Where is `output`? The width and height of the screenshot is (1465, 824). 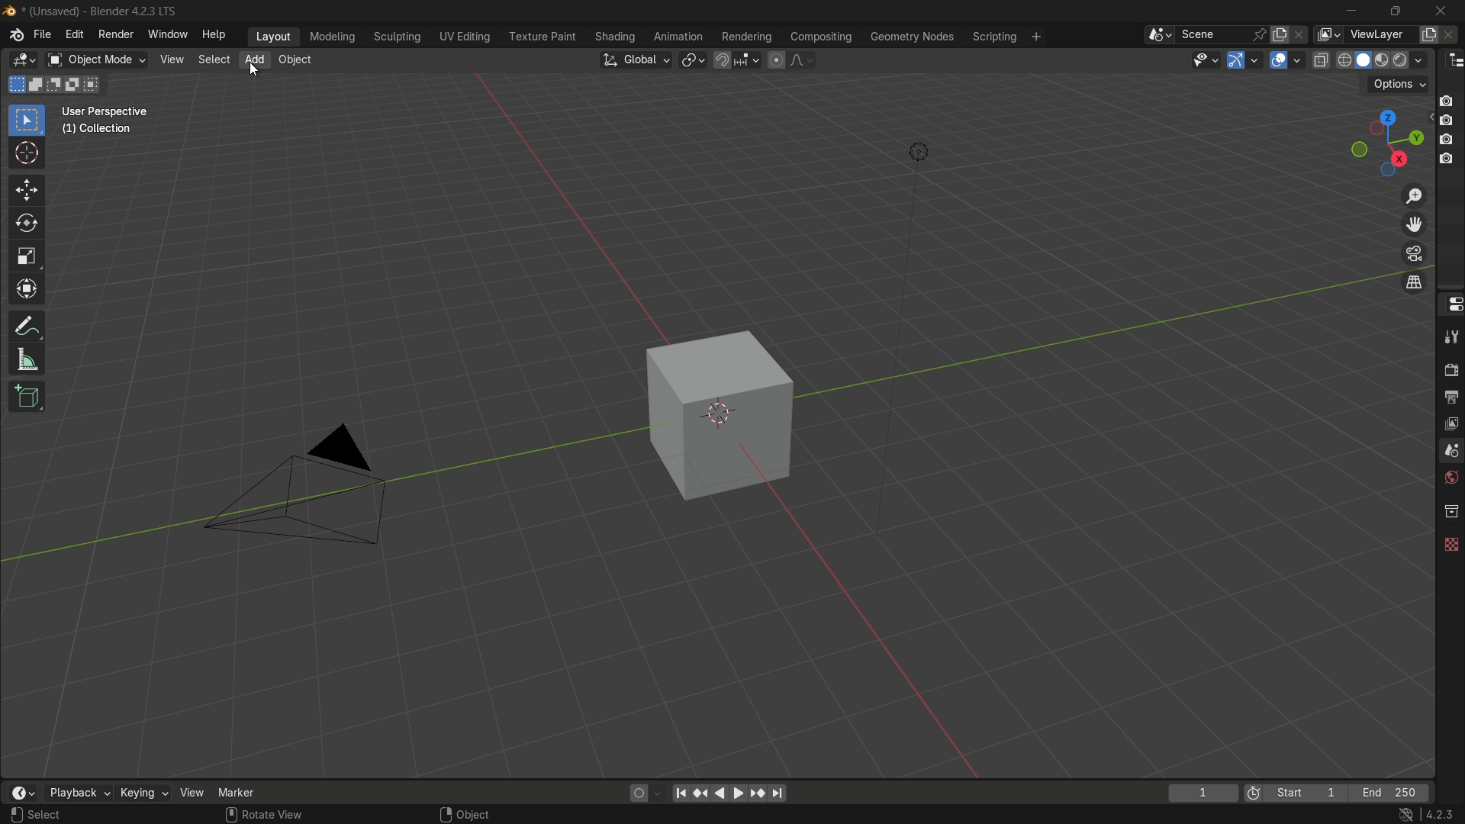 output is located at coordinates (1451, 398).